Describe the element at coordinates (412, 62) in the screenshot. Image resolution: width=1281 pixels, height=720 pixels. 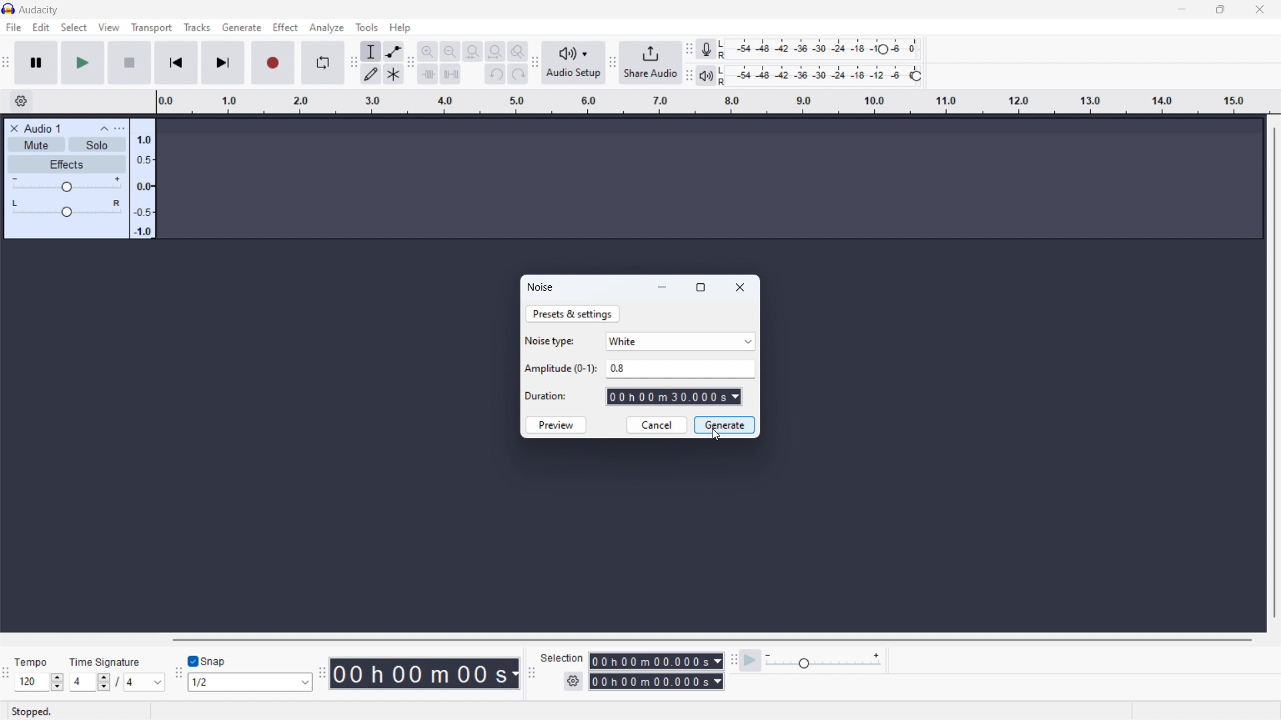
I see `edit toolbar` at that location.